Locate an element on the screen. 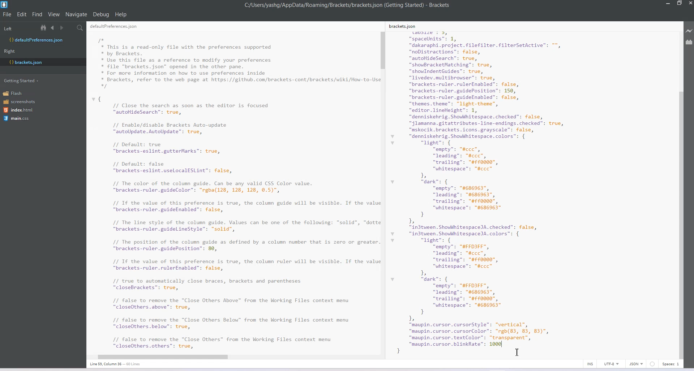 The height and width of the screenshot is (371, 694). Left is located at coordinates (8, 29).